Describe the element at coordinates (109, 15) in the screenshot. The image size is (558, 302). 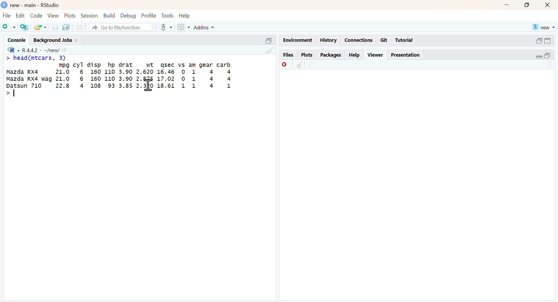
I see `Build` at that location.